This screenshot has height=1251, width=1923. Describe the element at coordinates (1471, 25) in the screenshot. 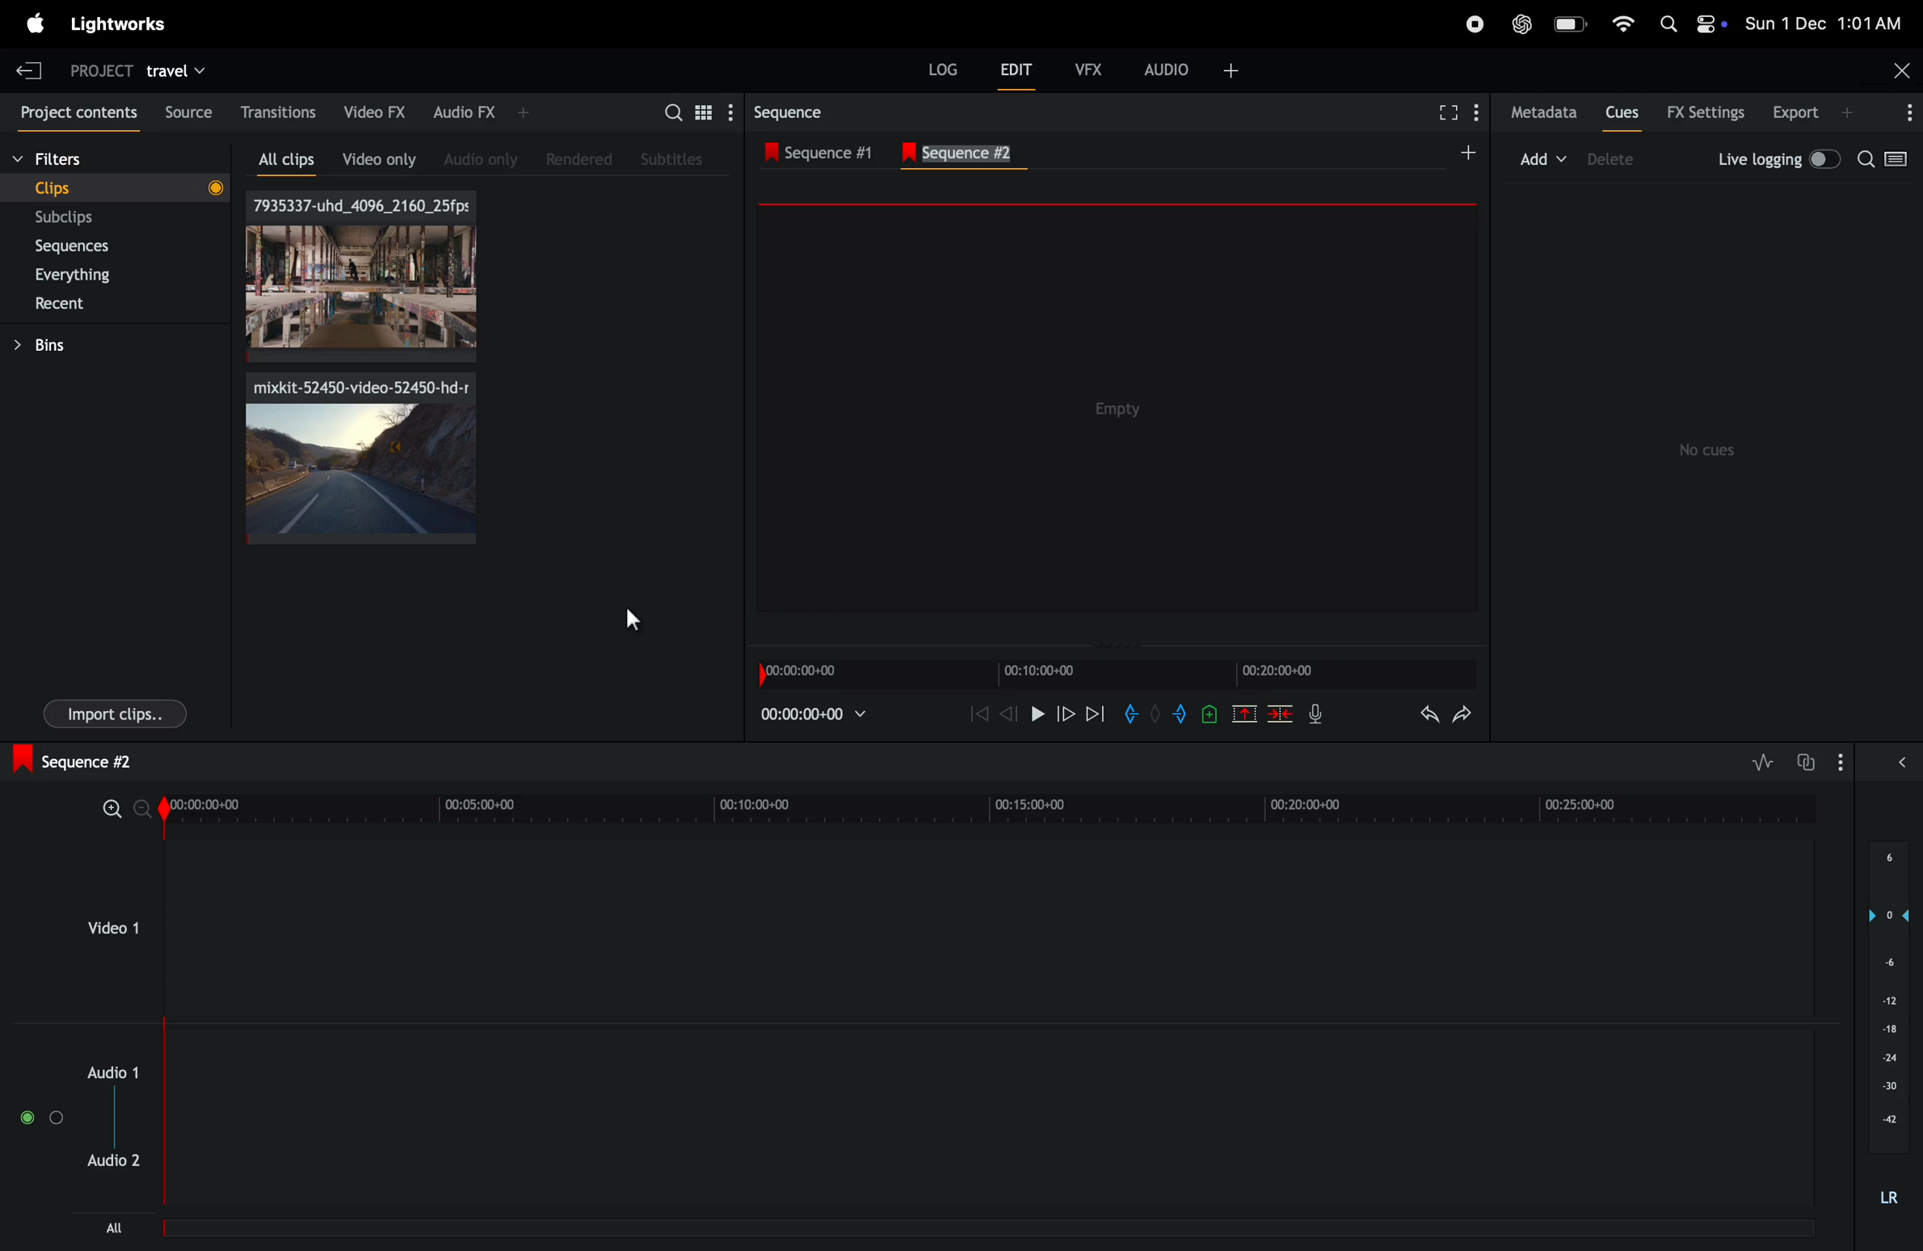

I see `record` at that location.